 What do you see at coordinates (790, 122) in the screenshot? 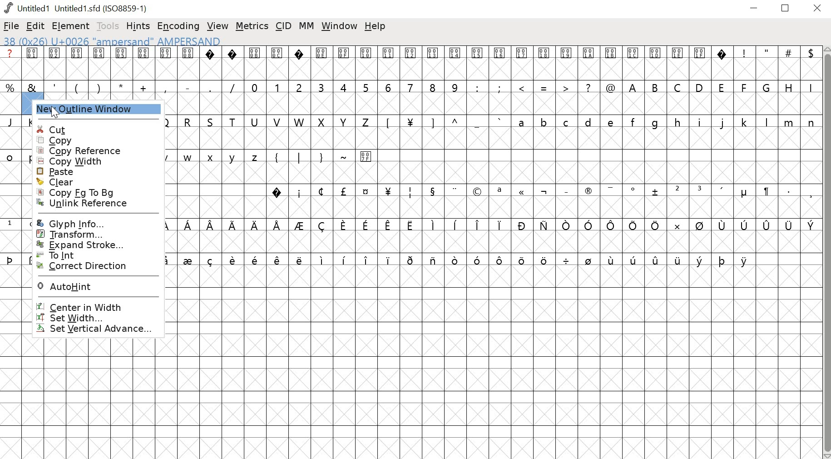
I see `m` at bounding box center [790, 122].